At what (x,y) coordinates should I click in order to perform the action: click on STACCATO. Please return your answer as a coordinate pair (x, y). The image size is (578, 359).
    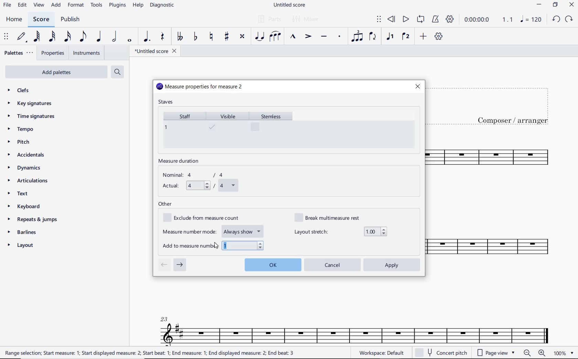
    Looking at the image, I should click on (339, 37).